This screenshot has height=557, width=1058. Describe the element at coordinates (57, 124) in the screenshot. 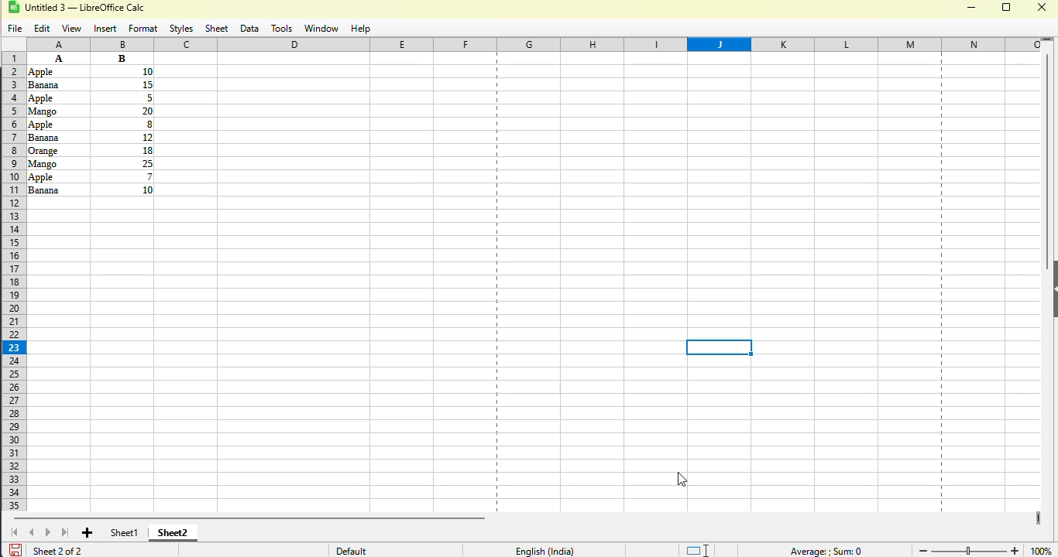

I see `` at that location.